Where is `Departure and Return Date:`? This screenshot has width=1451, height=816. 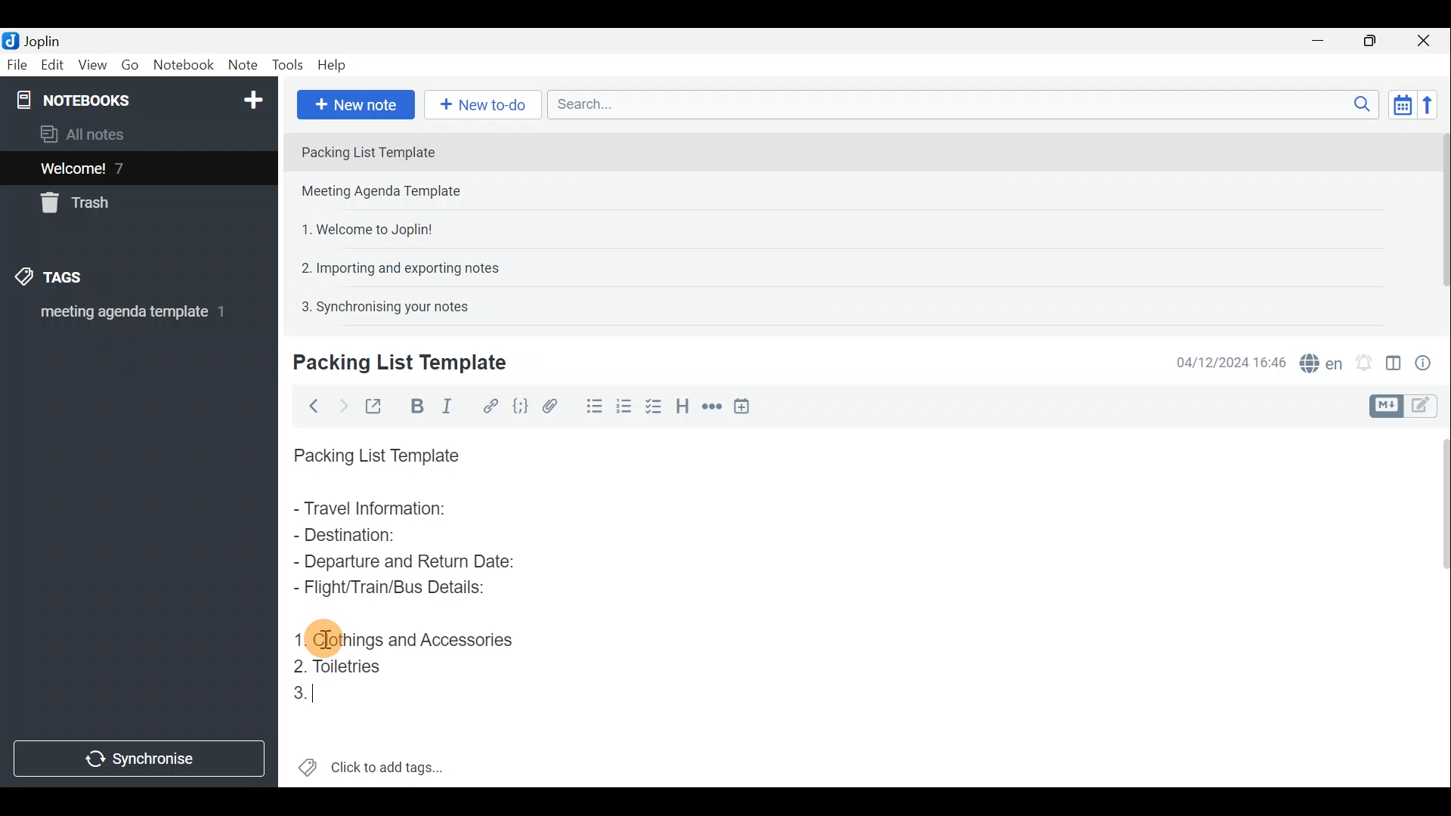
Departure and Return Date: is located at coordinates (404, 561).